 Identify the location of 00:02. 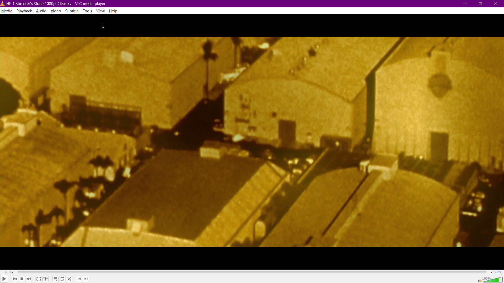
(9, 272).